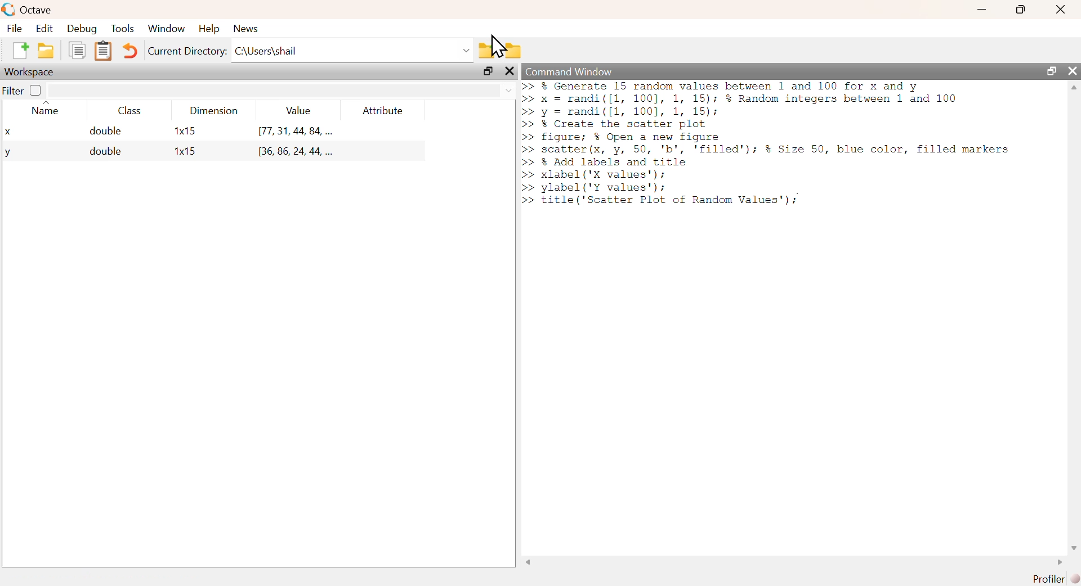 The image size is (1081, 586). What do you see at coordinates (767, 144) in the screenshot?
I see `>> % Generate 15 random values between 1 and 100 for x and y

>> x = randi([1, 100], 1, 15); % Random integers between 1 and 100

>> y = randi([1l, 100], 1, 15);

>> % Create the scatter plot

>> figure; % Open a new figure

>> scatter(x, y, 50, 'b', 'filled'); % Size 50, blue color, filled markers
>> % Add labels and title

>> xlabel ('X values');

>> ylabel ('Y values'); |

>> title('Scatter Plot of Random Values'):;` at bounding box center [767, 144].